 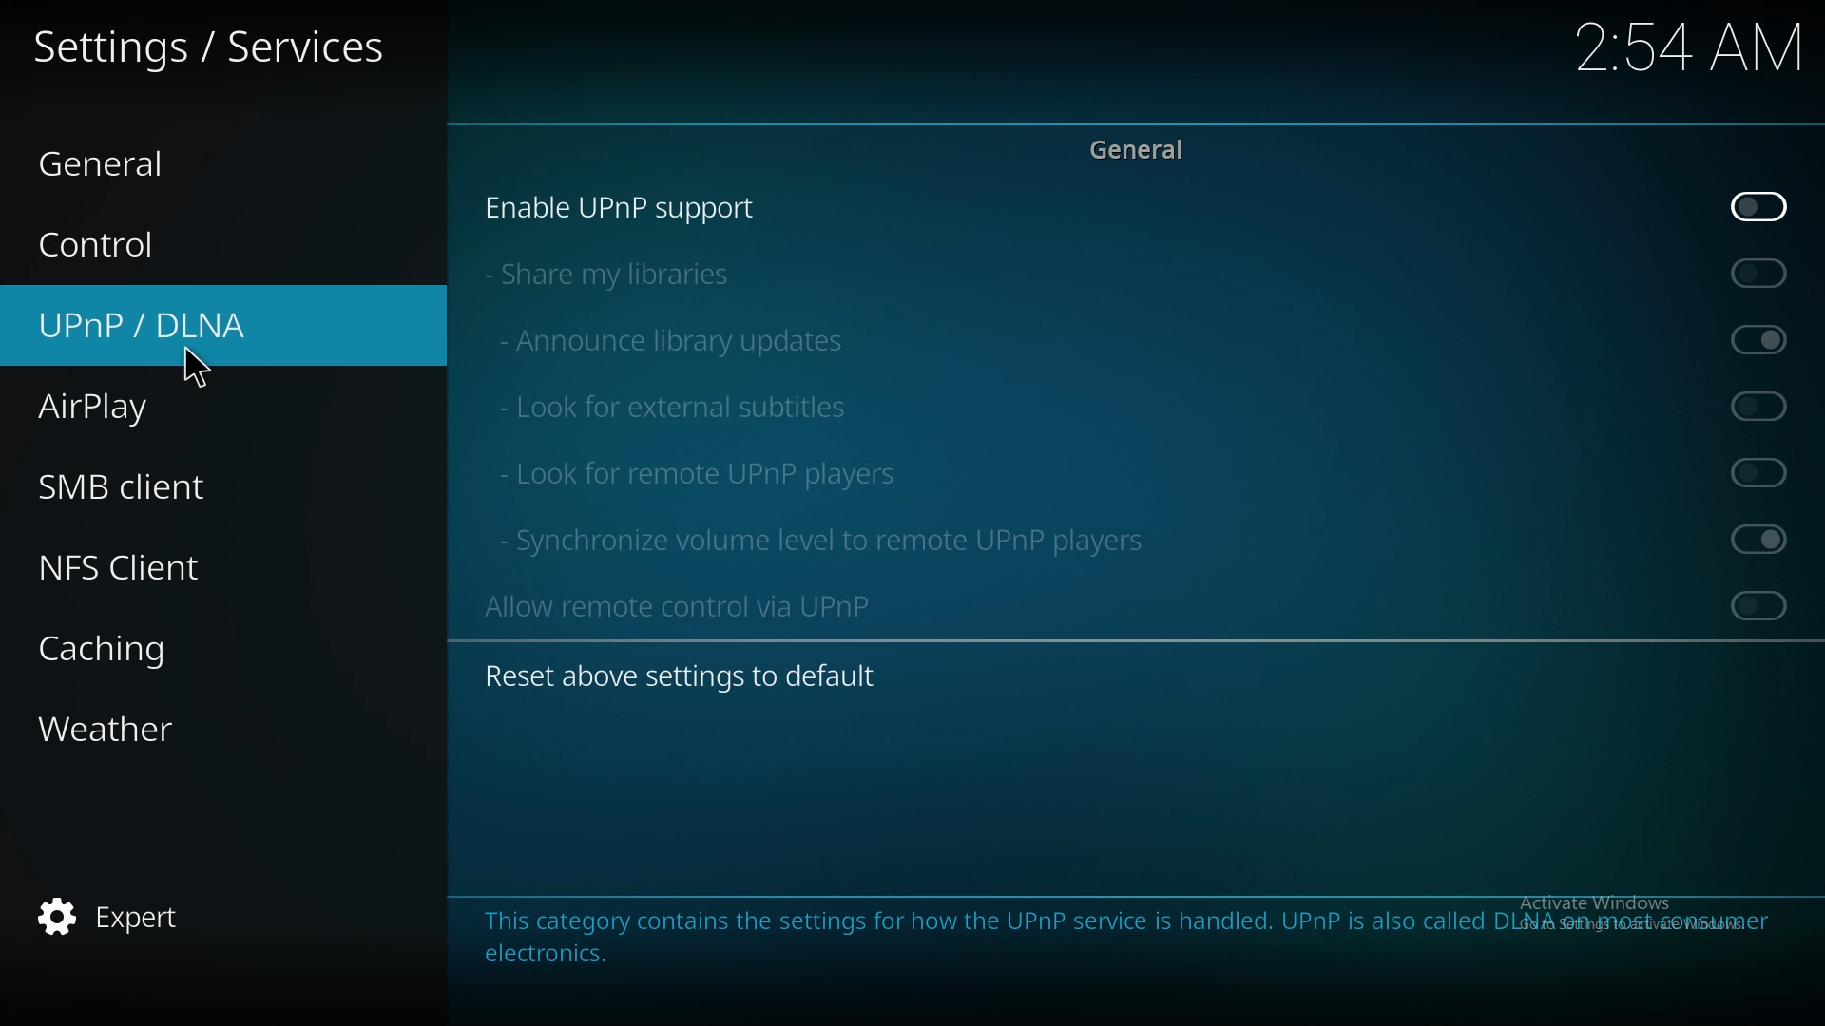 I want to click on This category contains the settings for how the UPnP service is handled. UPnP is also called ectronics., so click(x=899, y=932).